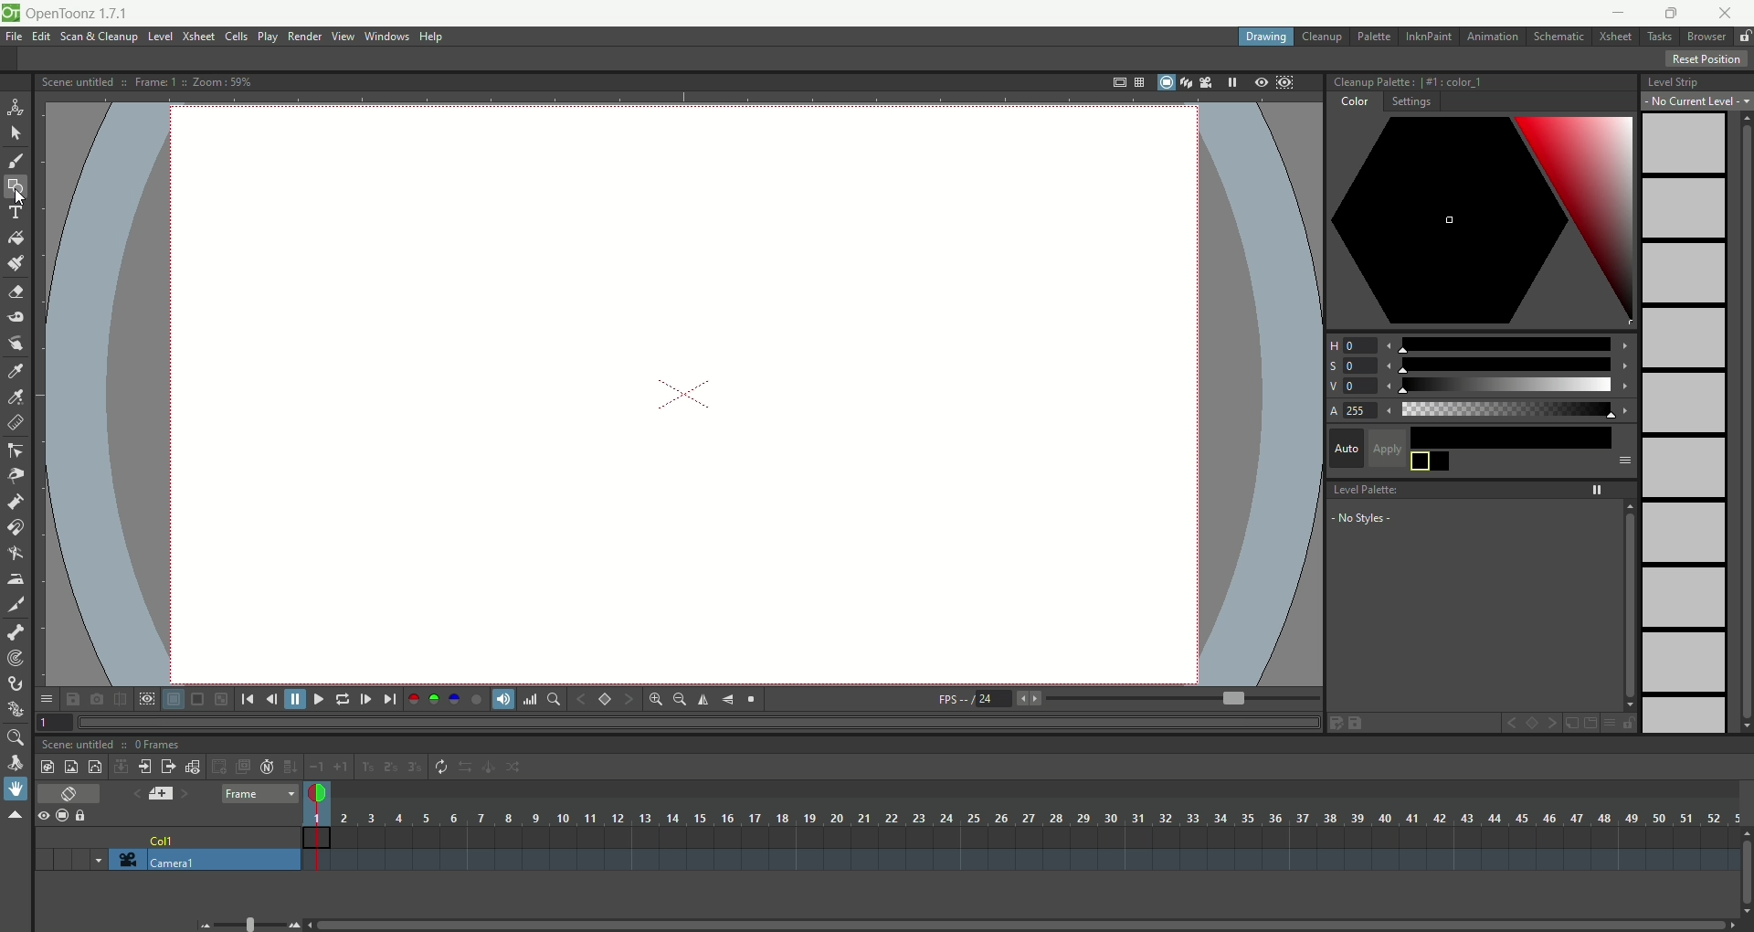 This screenshot has height=932, width=1754. What do you see at coordinates (656, 699) in the screenshot?
I see `zoom in` at bounding box center [656, 699].